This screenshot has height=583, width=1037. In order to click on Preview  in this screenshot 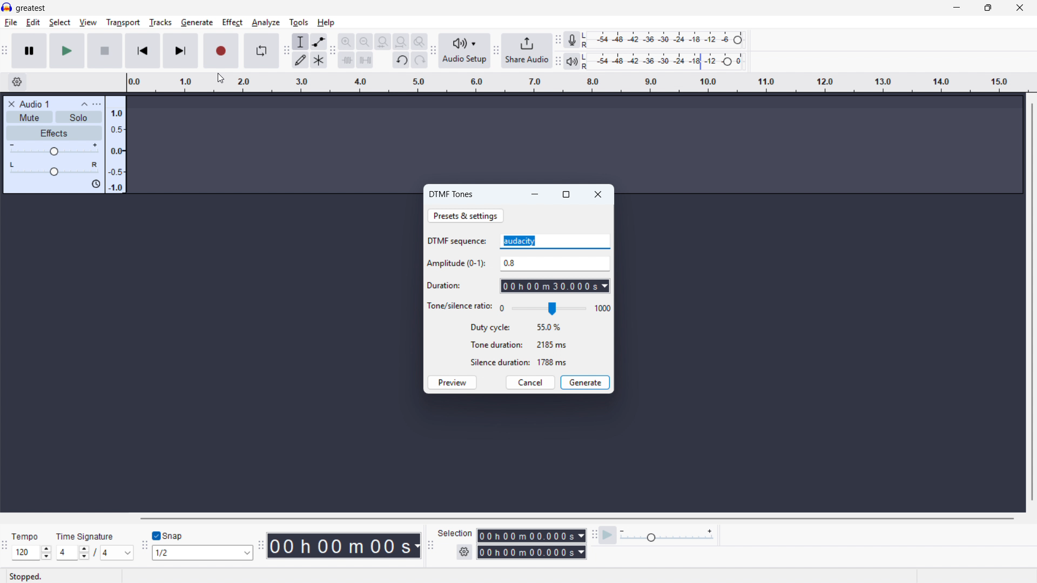, I will do `click(451, 383)`.